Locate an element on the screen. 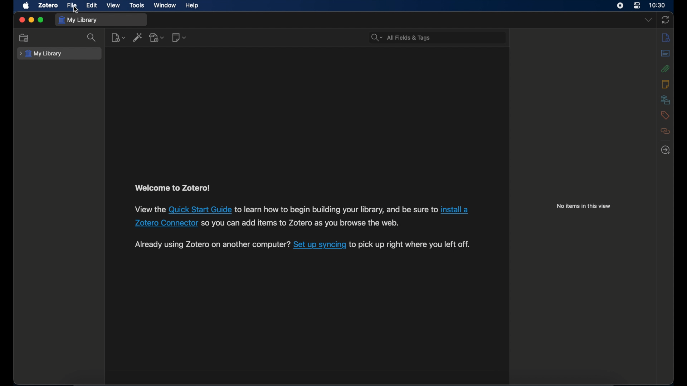 This screenshot has width=687, height=386. tools is located at coordinates (137, 5).